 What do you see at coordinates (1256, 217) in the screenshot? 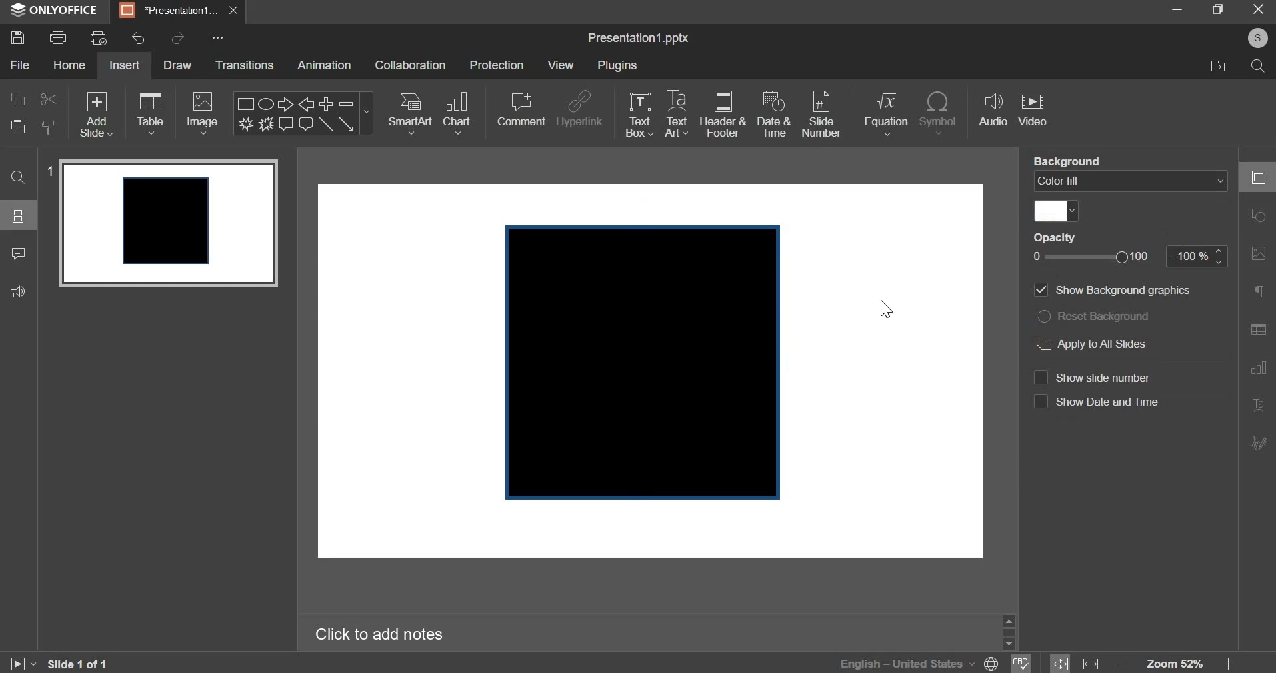
I see `Circle` at bounding box center [1256, 217].